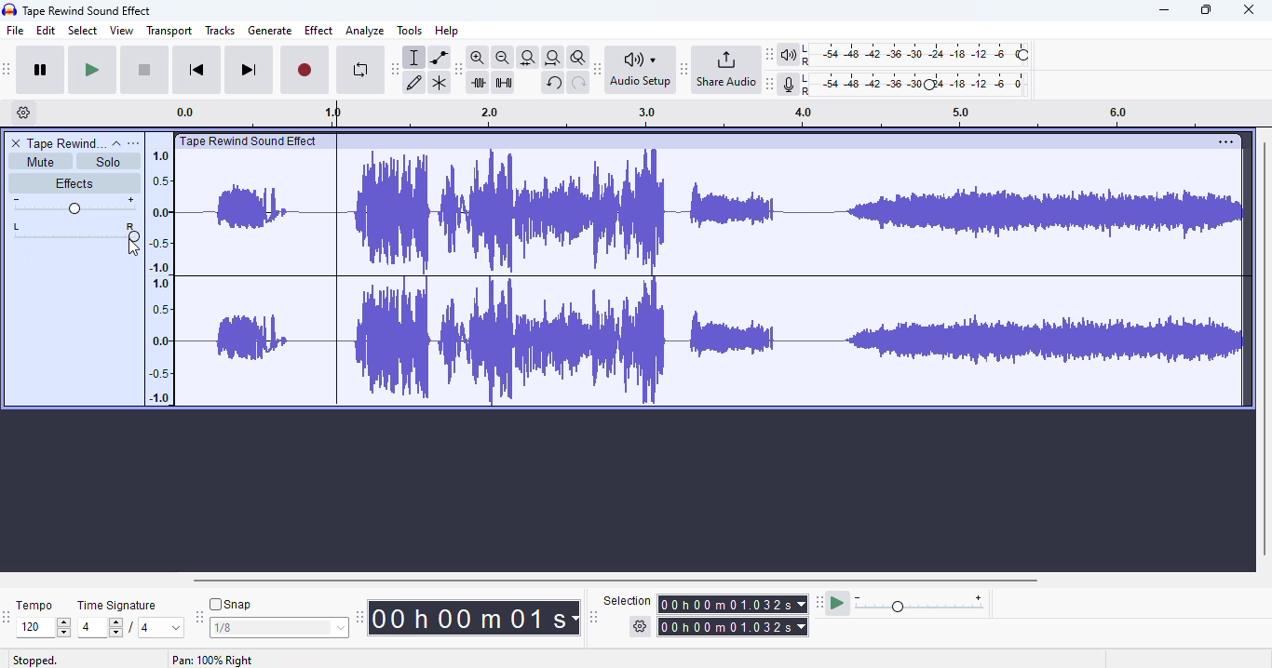 The width and height of the screenshot is (1272, 668). What do you see at coordinates (684, 68) in the screenshot?
I see `audacity share audio toolbar` at bounding box center [684, 68].